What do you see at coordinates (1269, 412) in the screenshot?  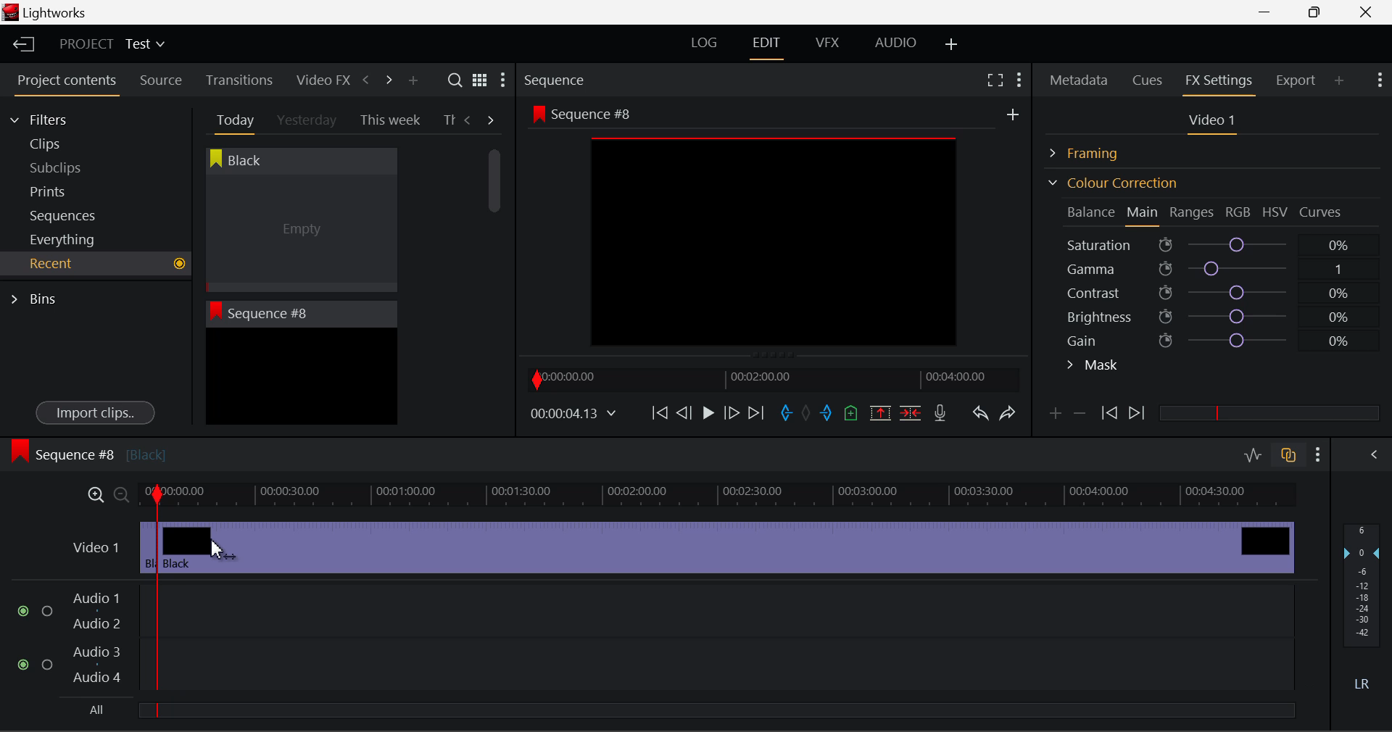 I see `slider` at bounding box center [1269, 412].